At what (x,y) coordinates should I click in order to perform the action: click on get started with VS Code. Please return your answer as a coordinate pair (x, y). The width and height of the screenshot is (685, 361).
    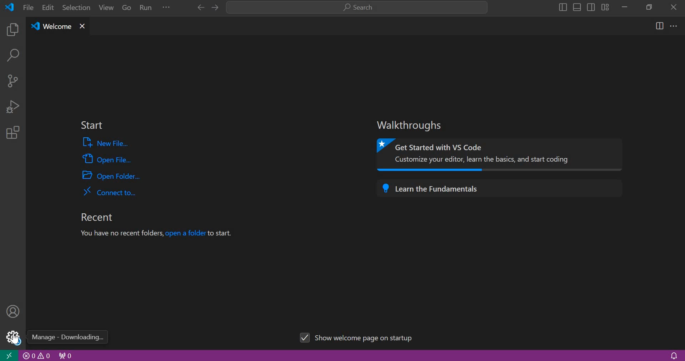
    Looking at the image, I should click on (501, 155).